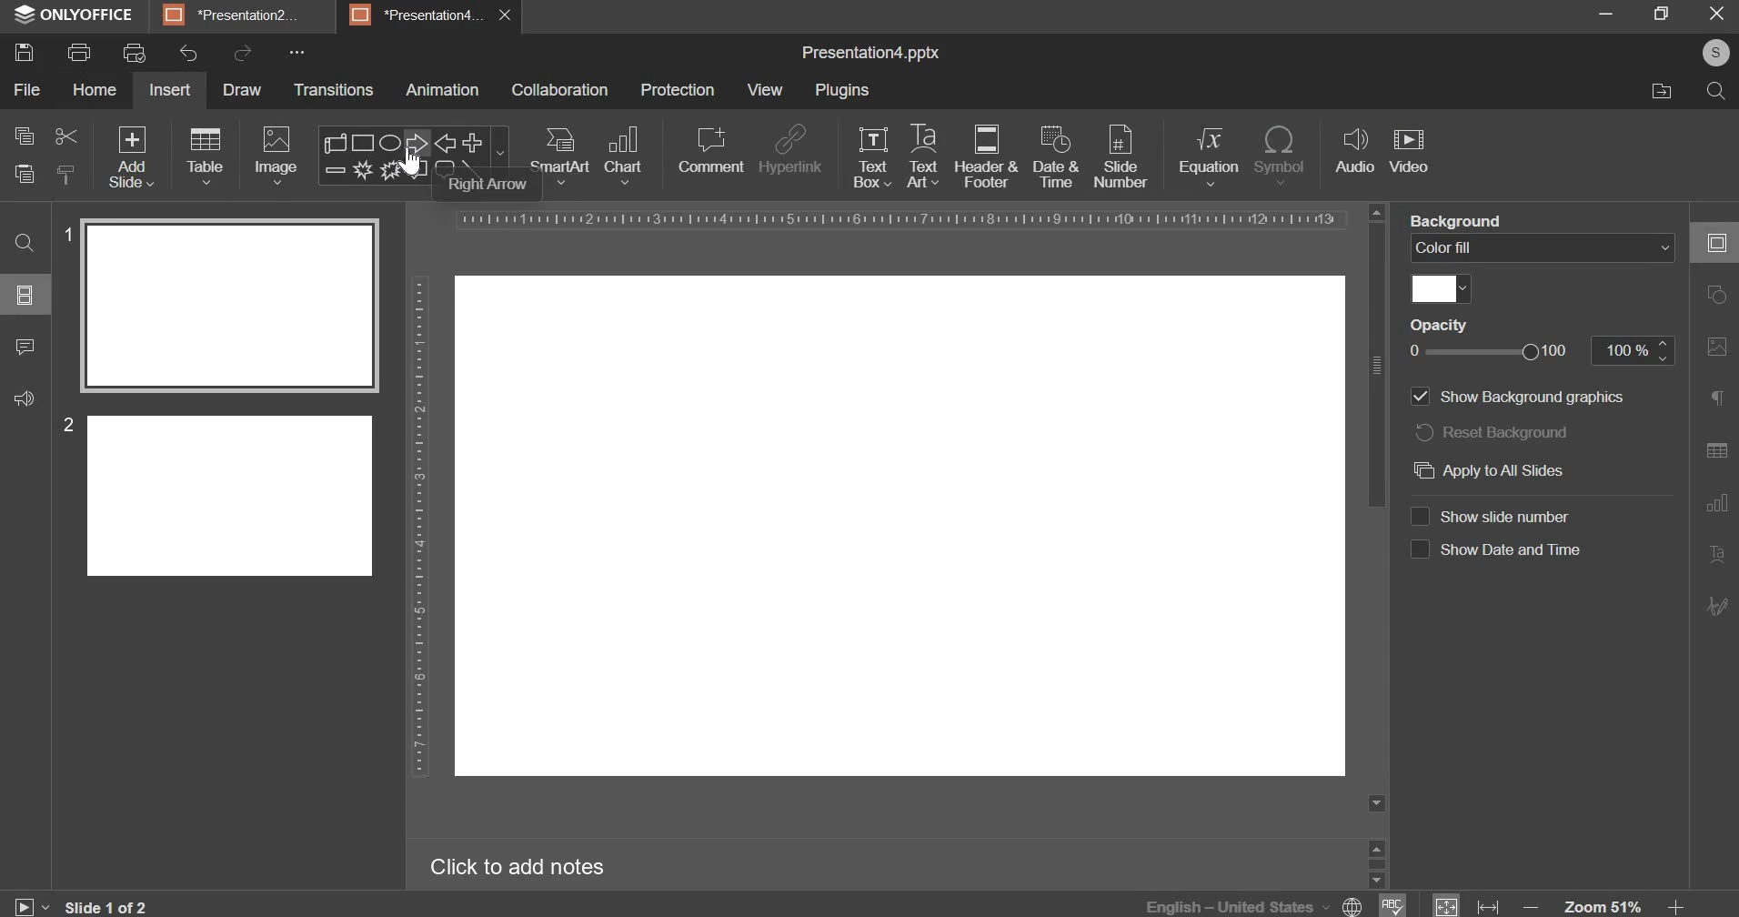 The width and height of the screenshot is (1739, 917). Describe the element at coordinates (1543, 349) in the screenshot. I see `opacity` at that location.